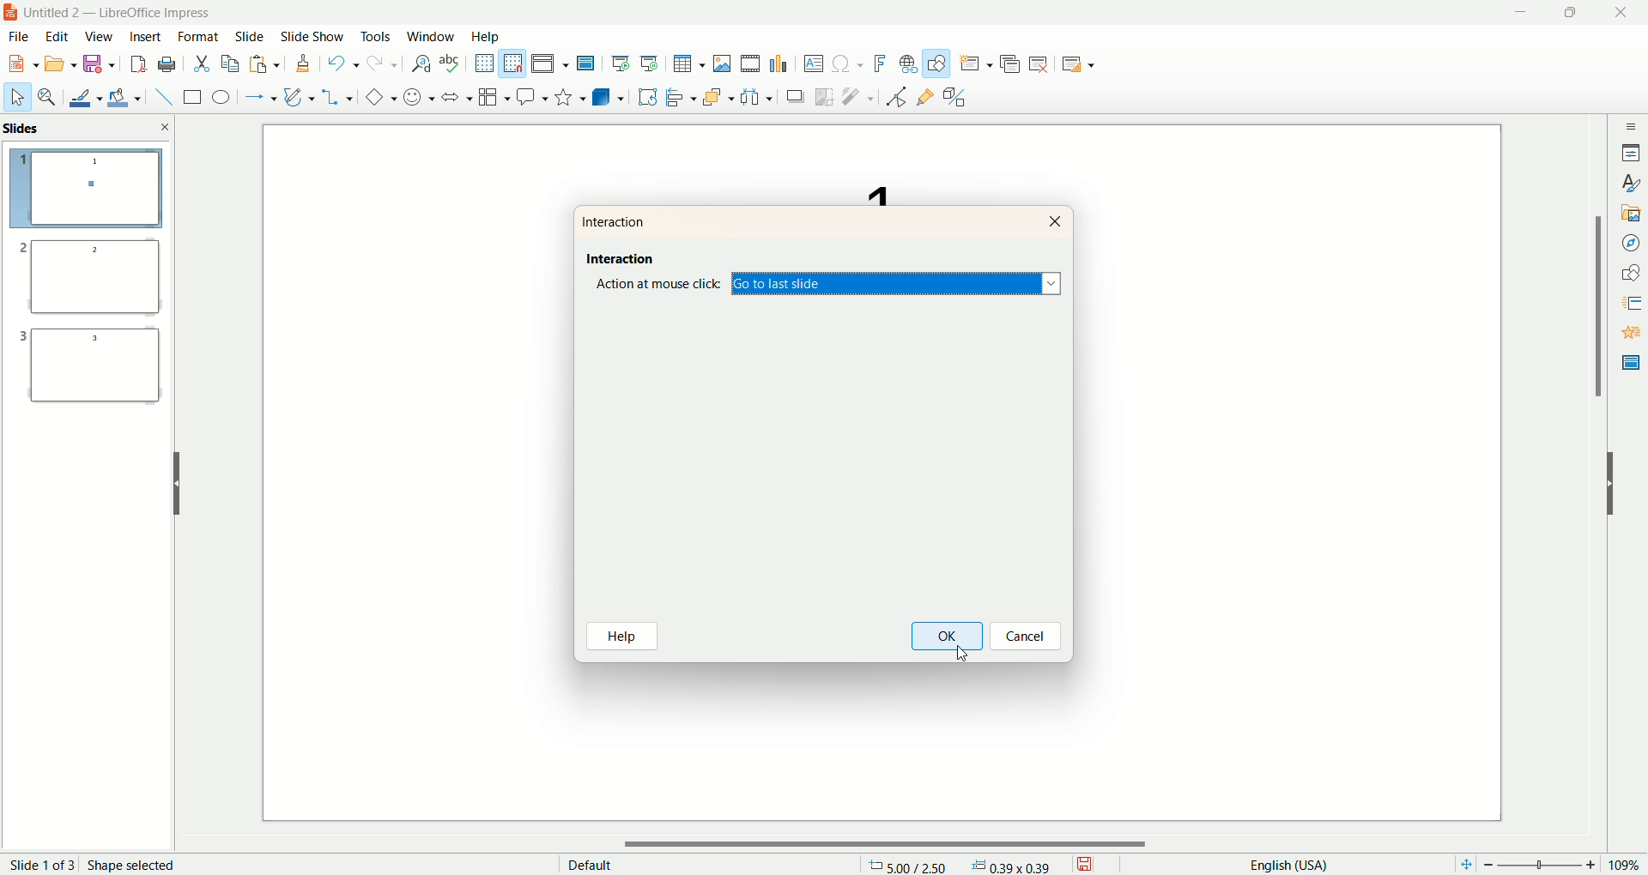  Describe the element at coordinates (40, 864) in the screenshot. I see `page number` at that location.